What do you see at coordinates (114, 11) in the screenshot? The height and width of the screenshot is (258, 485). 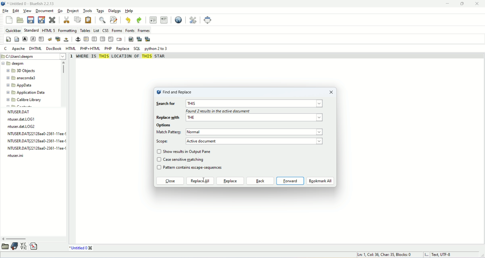 I see `dialogs` at bounding box center [114, 11].